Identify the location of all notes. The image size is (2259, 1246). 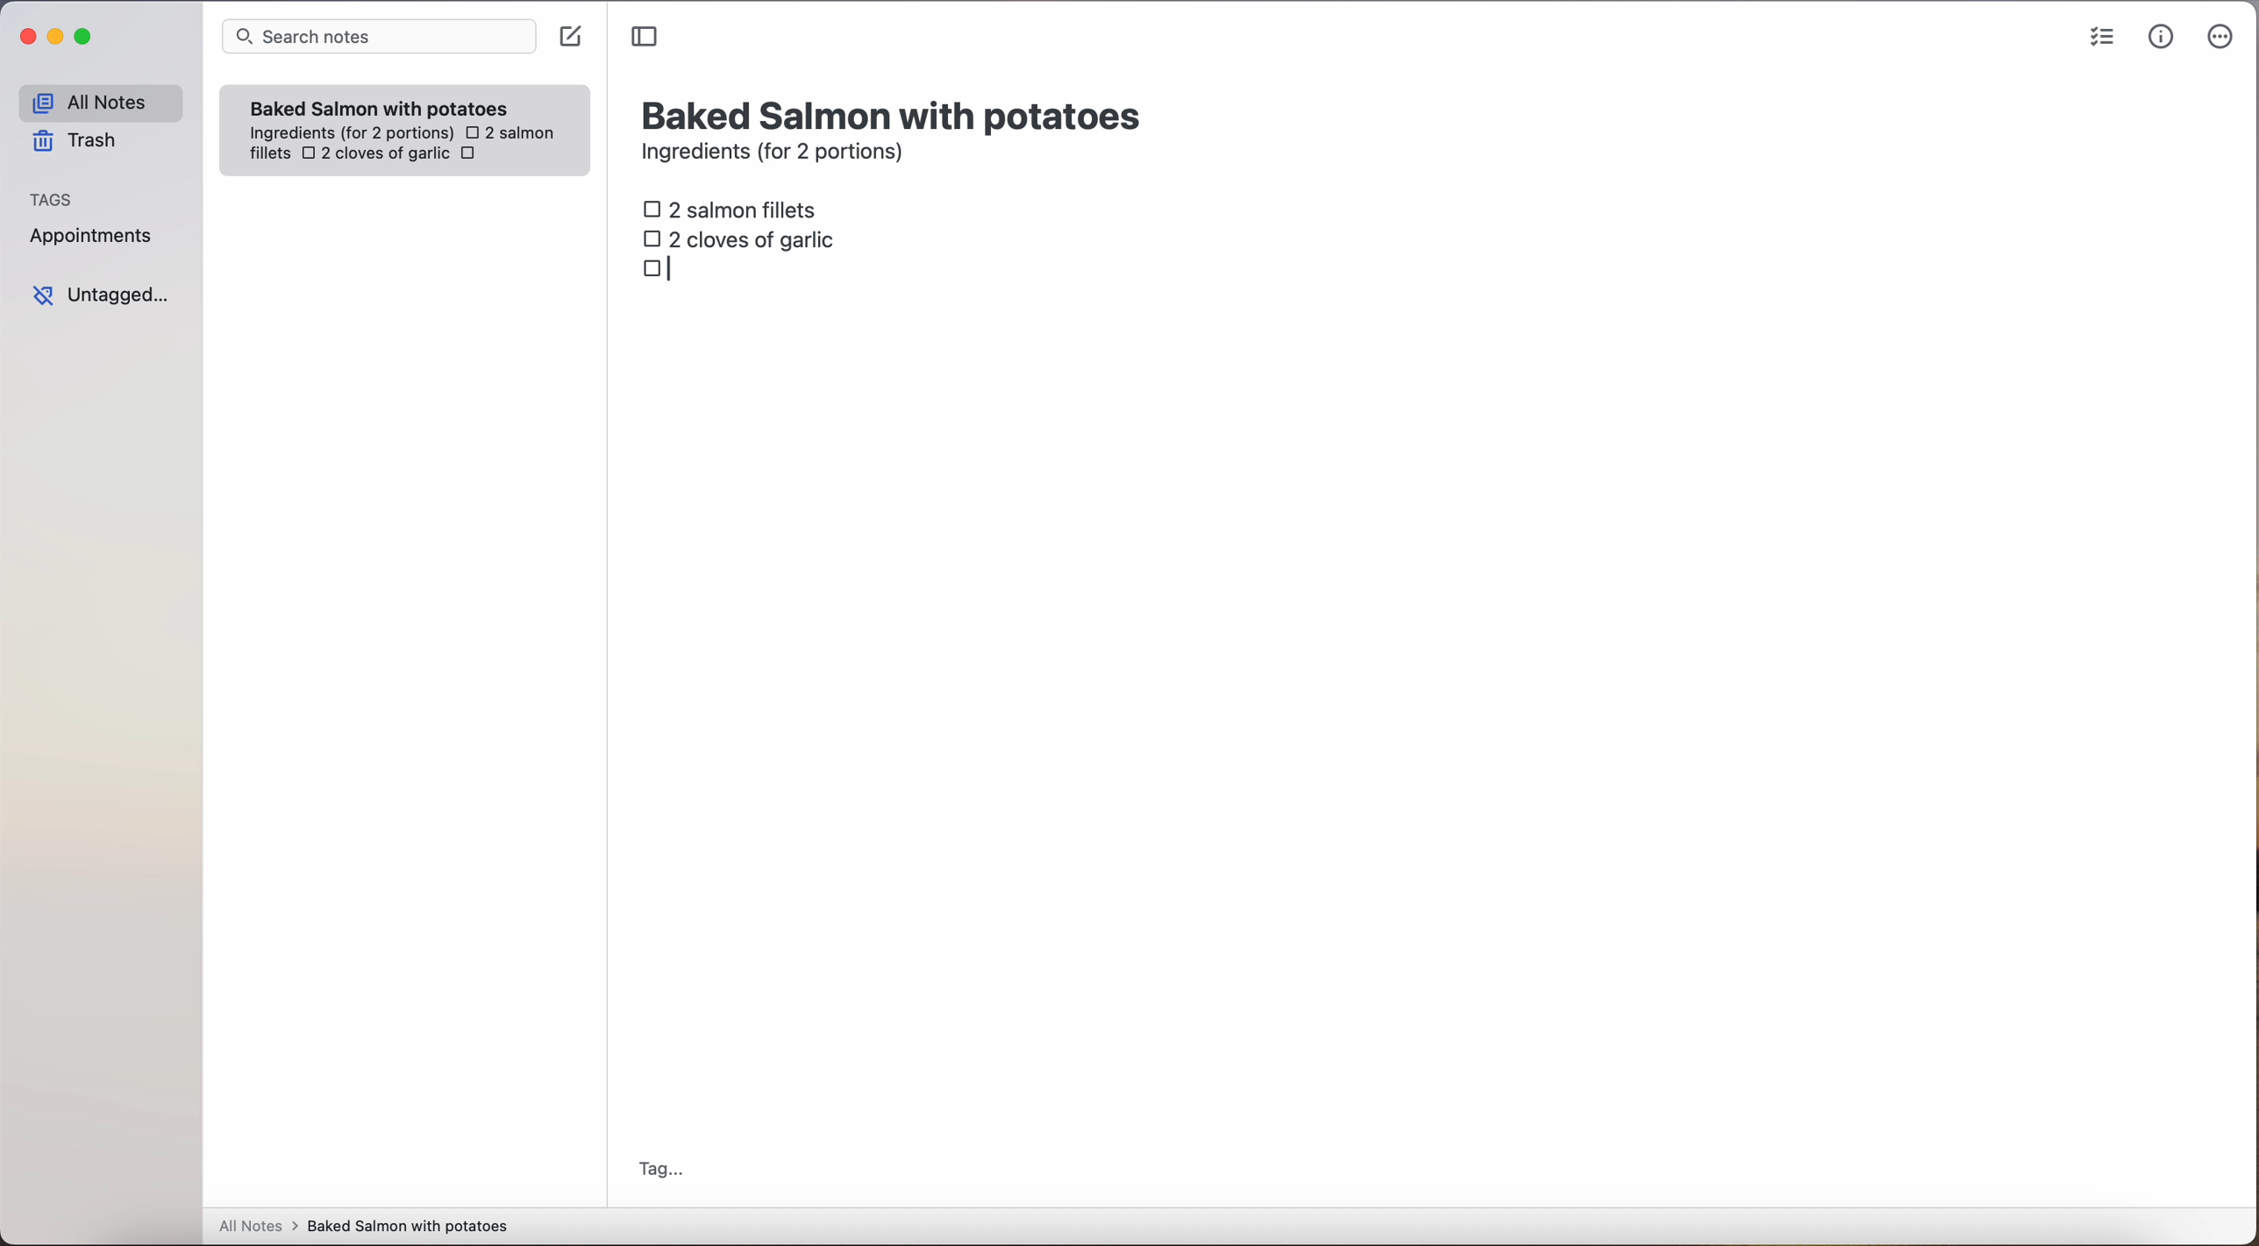
(100, 102).